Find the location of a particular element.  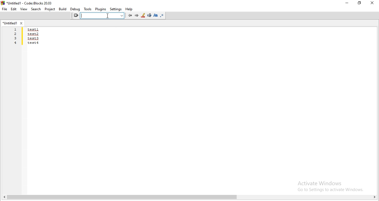

Plugins is located at coordinates (100, 9).